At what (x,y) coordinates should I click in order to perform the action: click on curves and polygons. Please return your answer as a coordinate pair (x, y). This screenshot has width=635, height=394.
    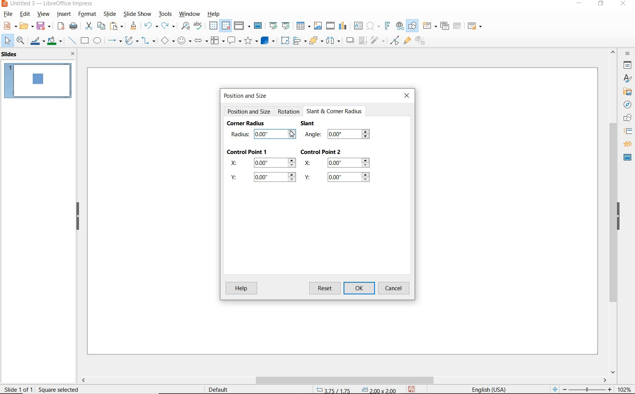
    Looking at the image, I should click on (131, 41).